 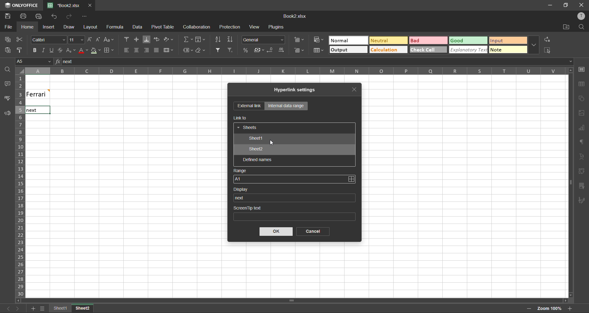 I want to click on collaboration, so click(x=197, y=27).